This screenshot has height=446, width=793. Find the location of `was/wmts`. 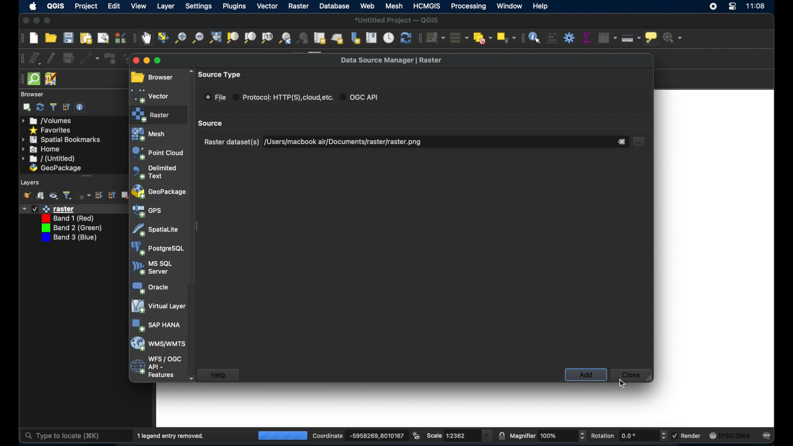

was/wmts is located at coordinates (159, 344).